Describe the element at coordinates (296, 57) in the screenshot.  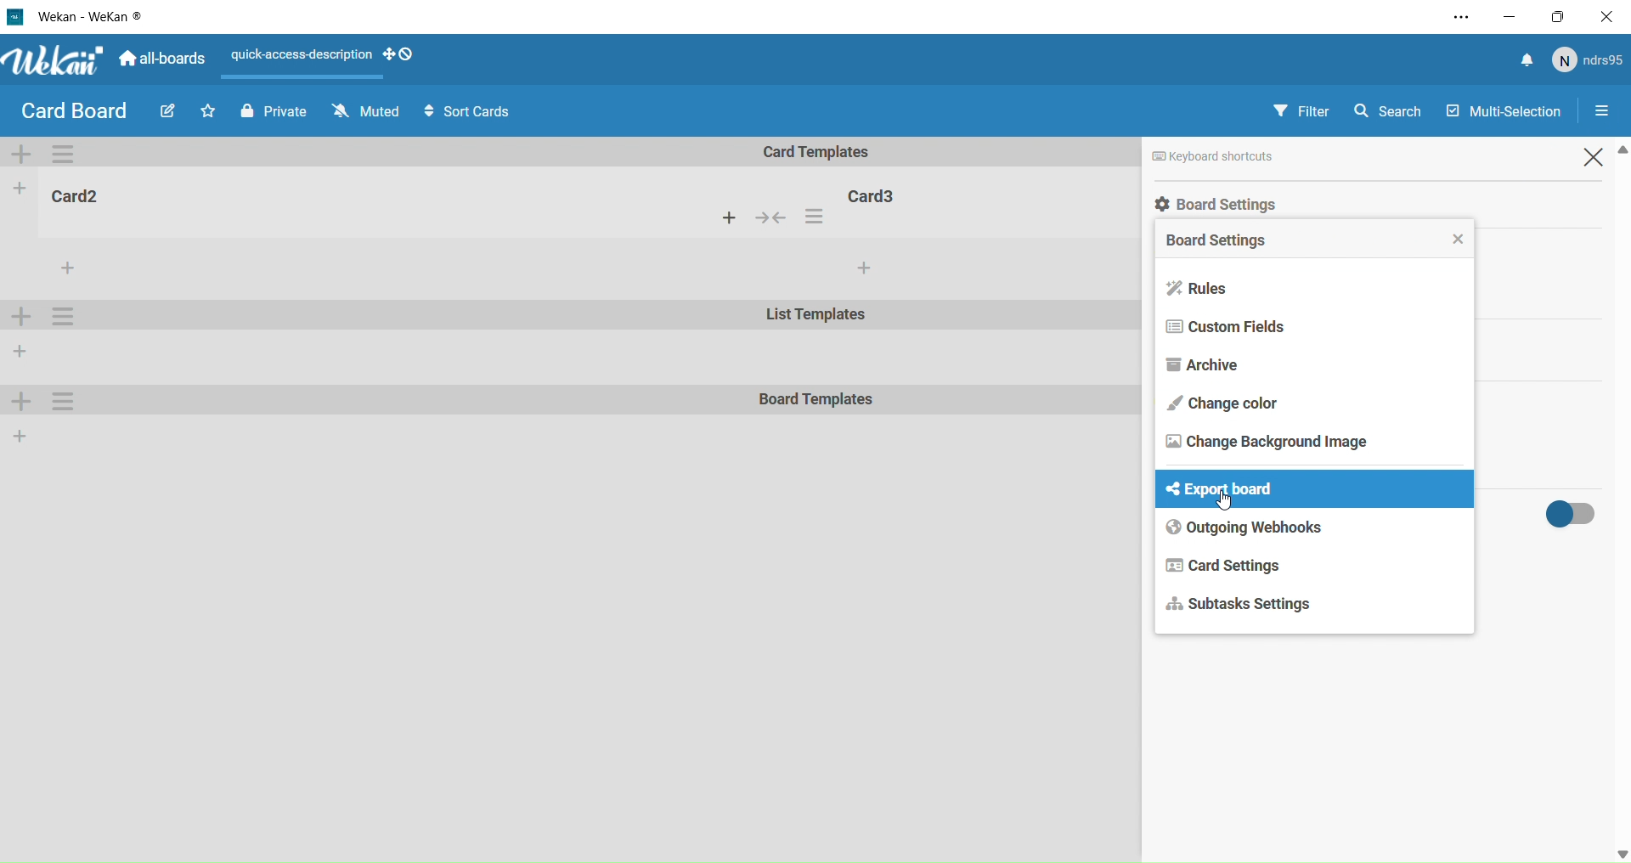
I see `quick access description` at that location.